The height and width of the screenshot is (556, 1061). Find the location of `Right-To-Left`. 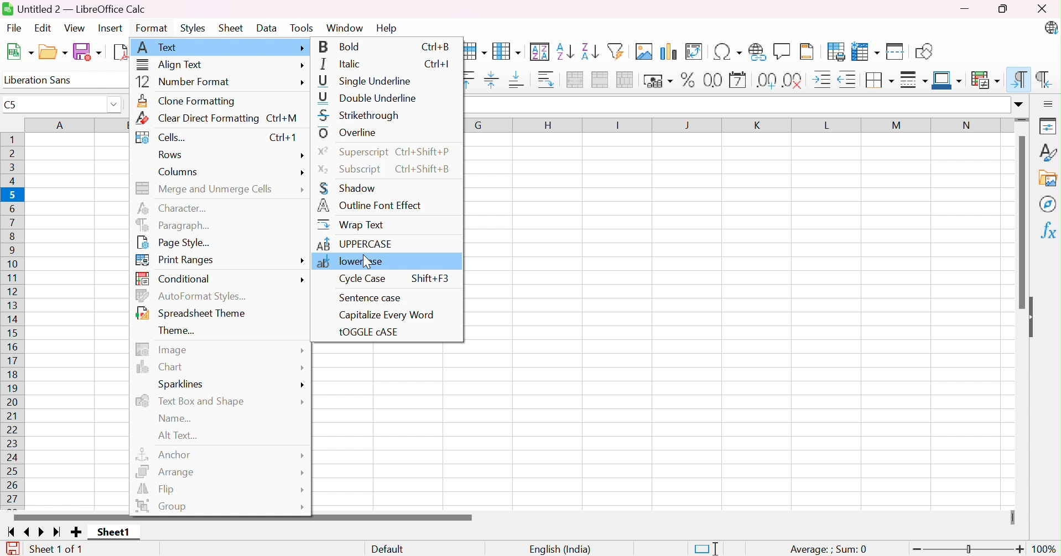

Right-To-Left is located at coordinates (1046, 81).